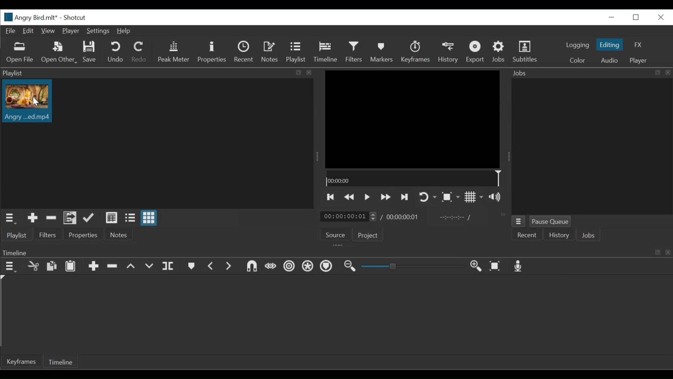 This screenshot has height=379, width=673. What do you see at coordinates (529, 236) in the screenshot?
I see `Recent` at bounding box center [529, 236].